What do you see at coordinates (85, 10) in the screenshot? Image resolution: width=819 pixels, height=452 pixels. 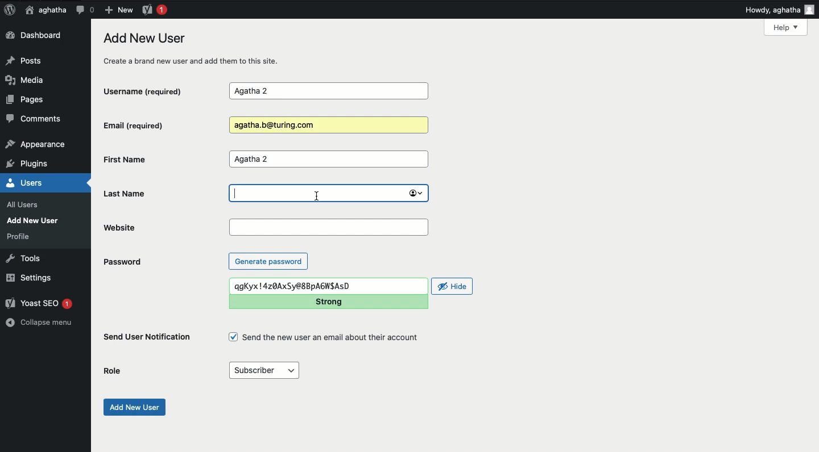 I see `Comment` at bounding box center [85, 10].